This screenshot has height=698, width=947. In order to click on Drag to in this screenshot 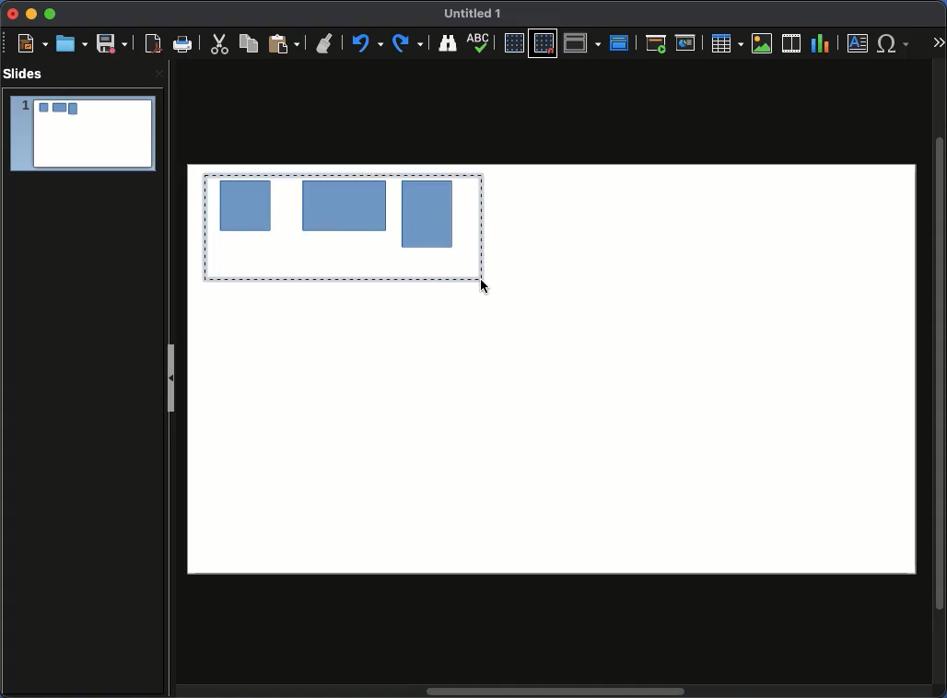, I will do `click(341, 228)`.